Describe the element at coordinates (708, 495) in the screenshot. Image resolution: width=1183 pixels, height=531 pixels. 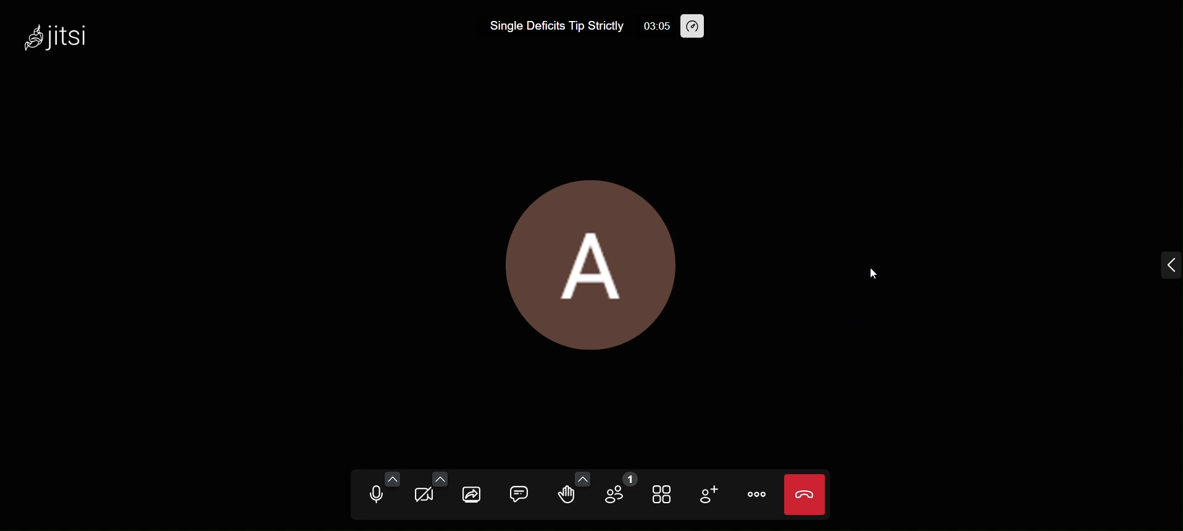
I see `invite people` at that location.